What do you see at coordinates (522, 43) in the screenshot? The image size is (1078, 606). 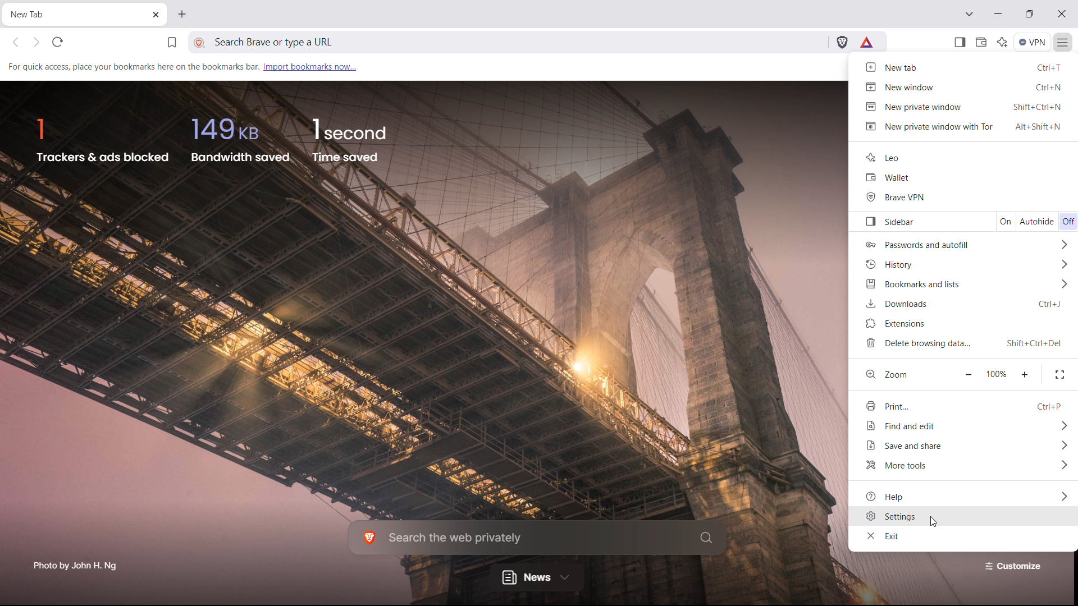 I see `Search Brave or type a URL` at bounding box center [522, 43].